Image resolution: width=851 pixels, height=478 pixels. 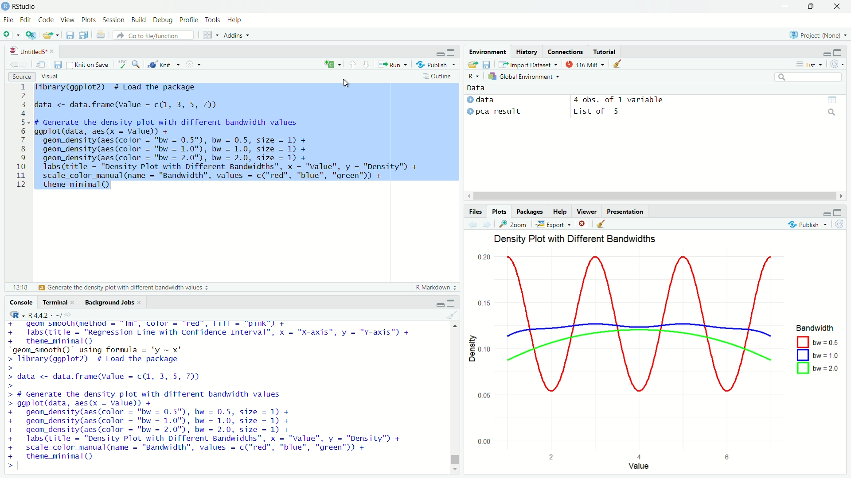 I want to click on Zoom, so click(x=513, y=224).